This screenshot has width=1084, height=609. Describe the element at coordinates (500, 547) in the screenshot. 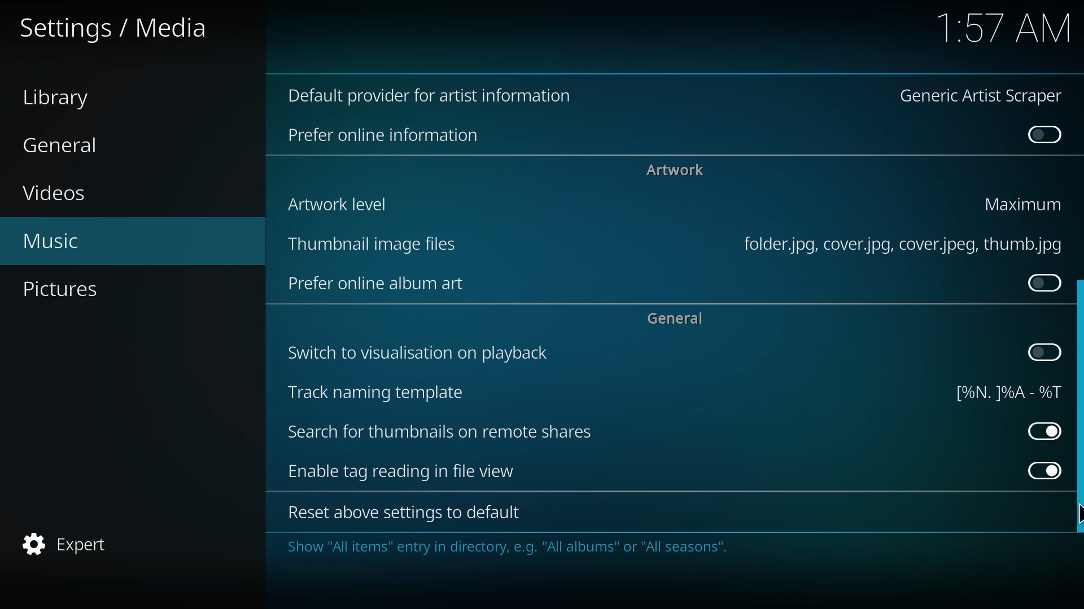

I see `info` at that location.